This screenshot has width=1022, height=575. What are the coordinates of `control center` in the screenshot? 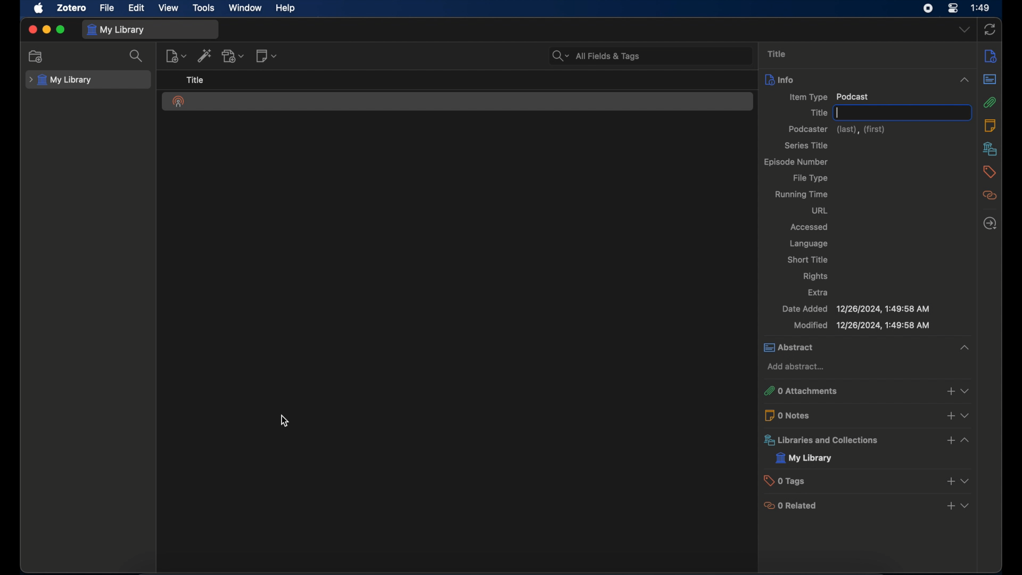 It's located at (953, 9).